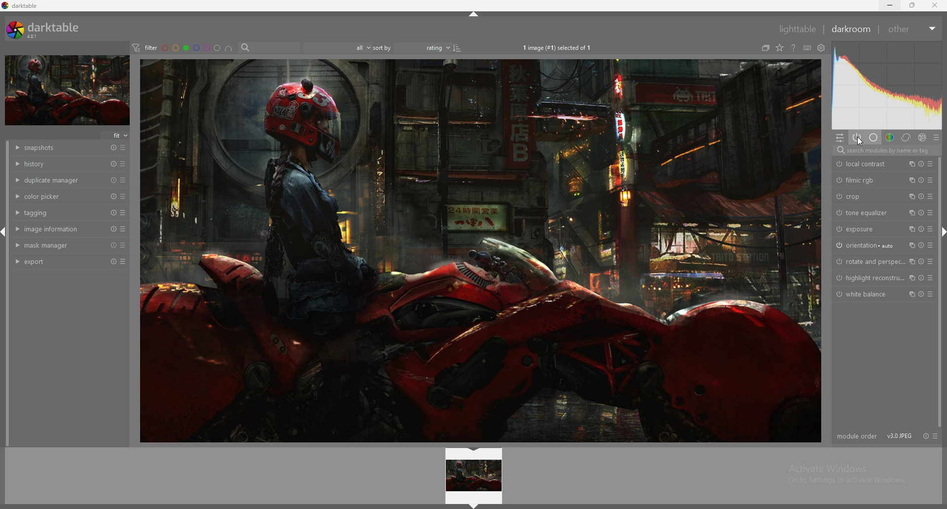 This screenshot has width=947, height=509. Describe the element at coordinates (9, 294) in the screenshot. I see `scroll bar` at that location.